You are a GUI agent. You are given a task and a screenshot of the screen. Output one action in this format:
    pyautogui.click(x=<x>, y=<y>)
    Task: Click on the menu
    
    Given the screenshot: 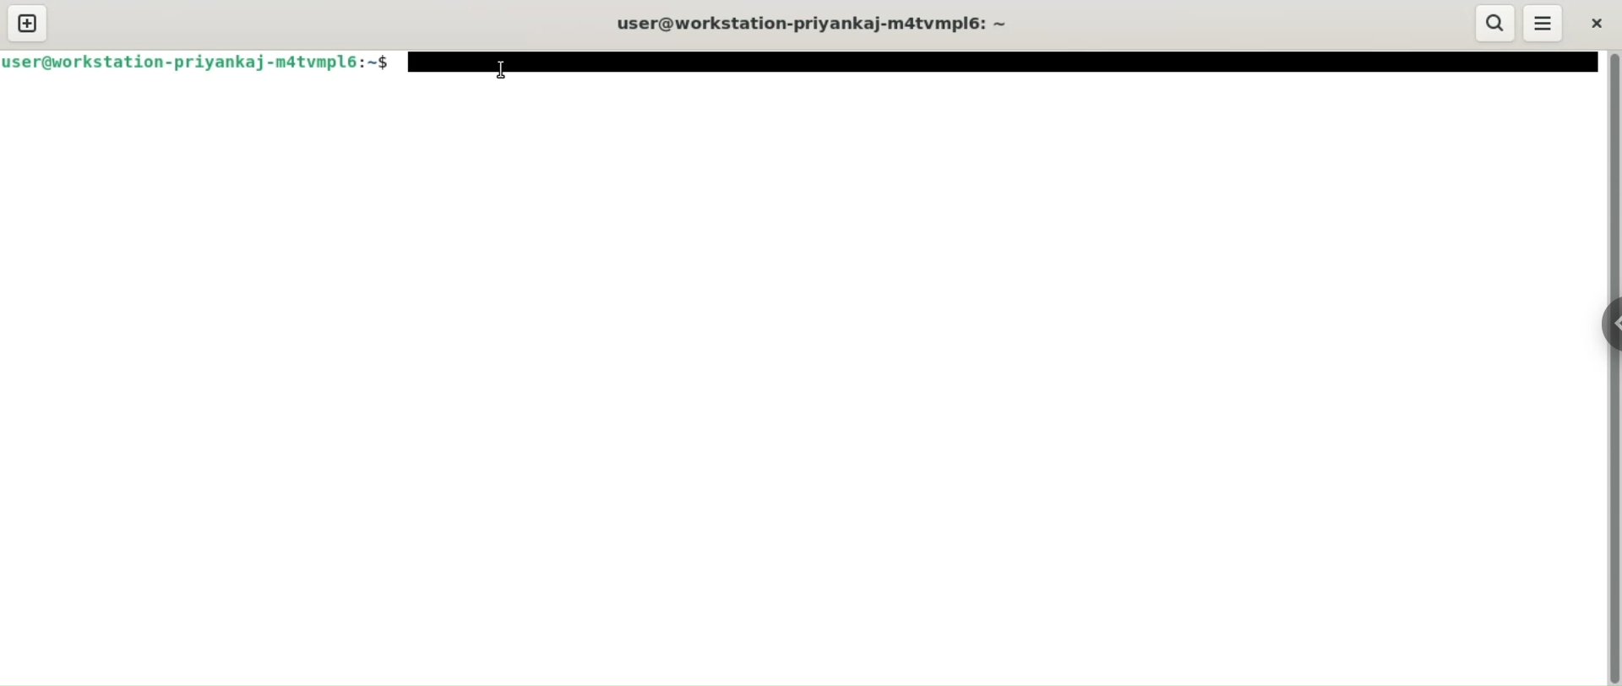 What is the action you would take?
    pyautogui.click(x=1543, y=23)
    